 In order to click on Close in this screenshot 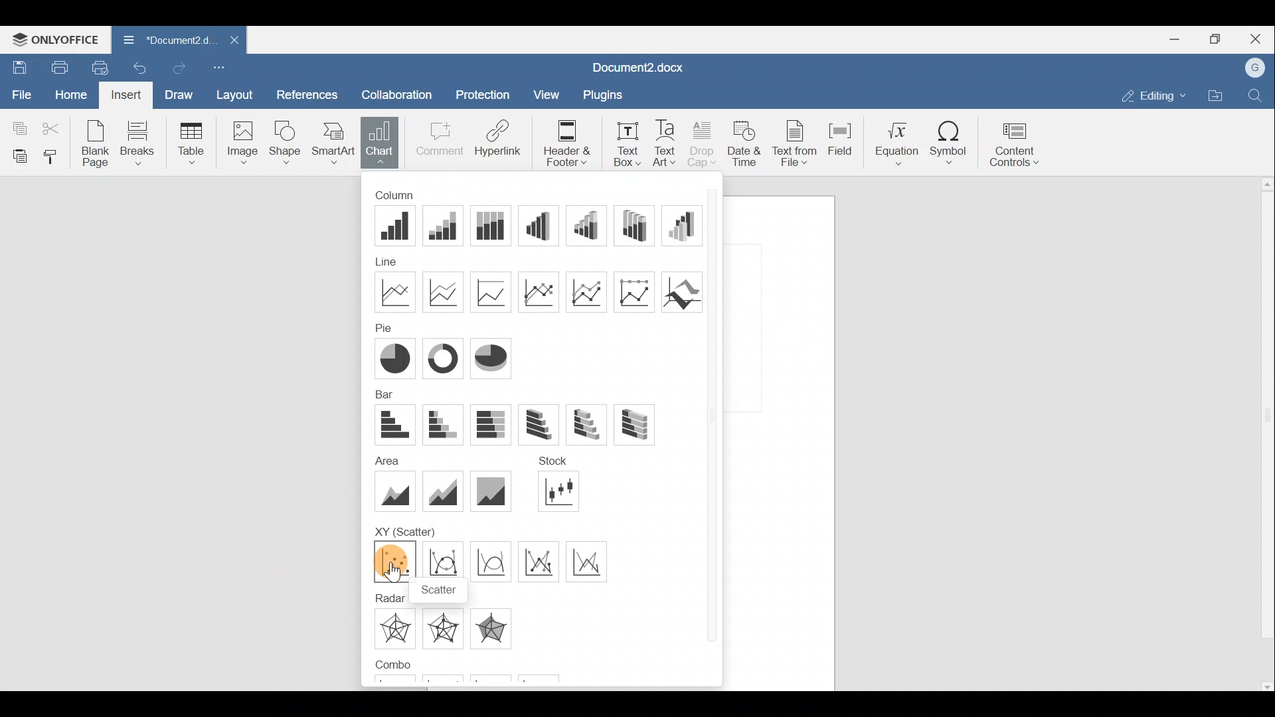, I will do `click(1258, 37)`.